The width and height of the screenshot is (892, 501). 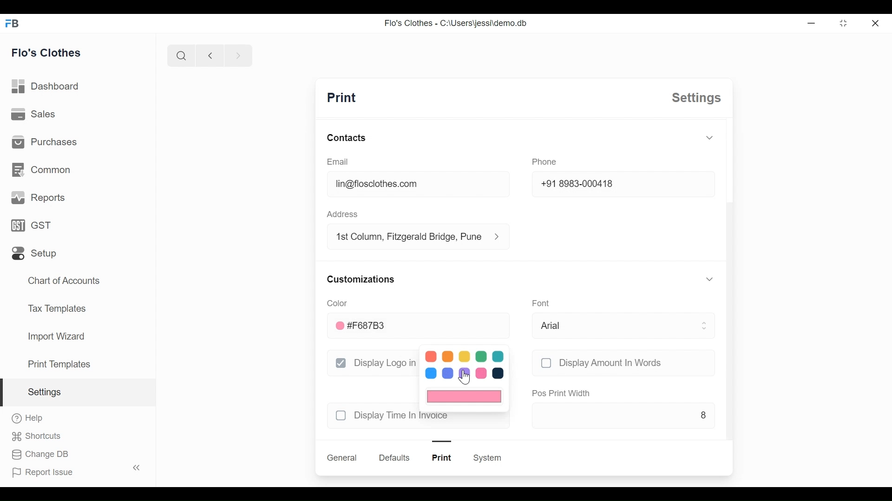 I want to click on previous, so click(x=210, y=55).